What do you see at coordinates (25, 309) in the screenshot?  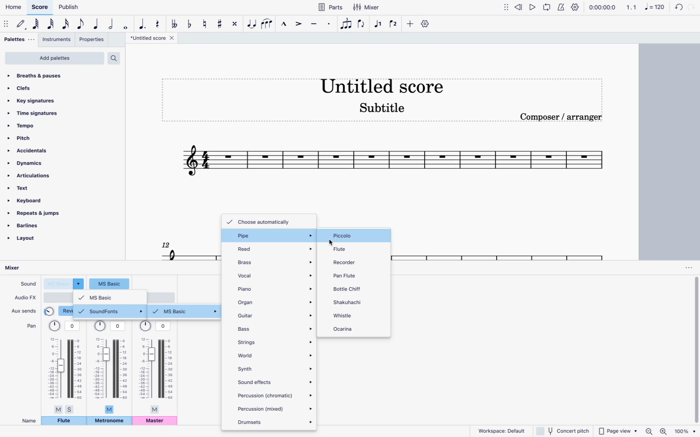 I see `aux sends` at bounding box center [25, 309].